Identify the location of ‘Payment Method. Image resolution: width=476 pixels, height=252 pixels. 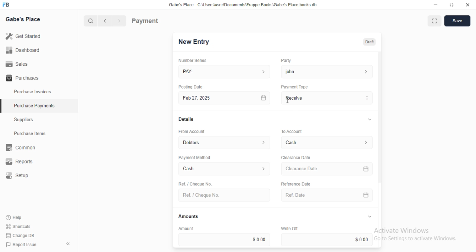
(194, 157).